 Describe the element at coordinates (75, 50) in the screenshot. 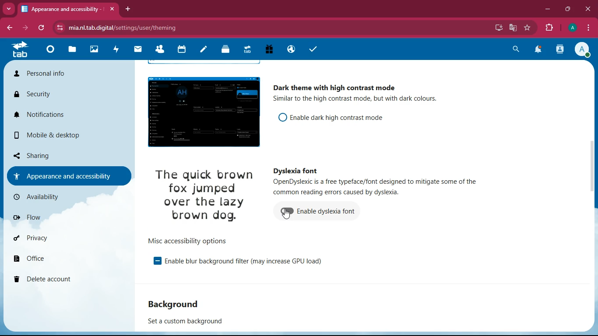

I see `files` at that location.